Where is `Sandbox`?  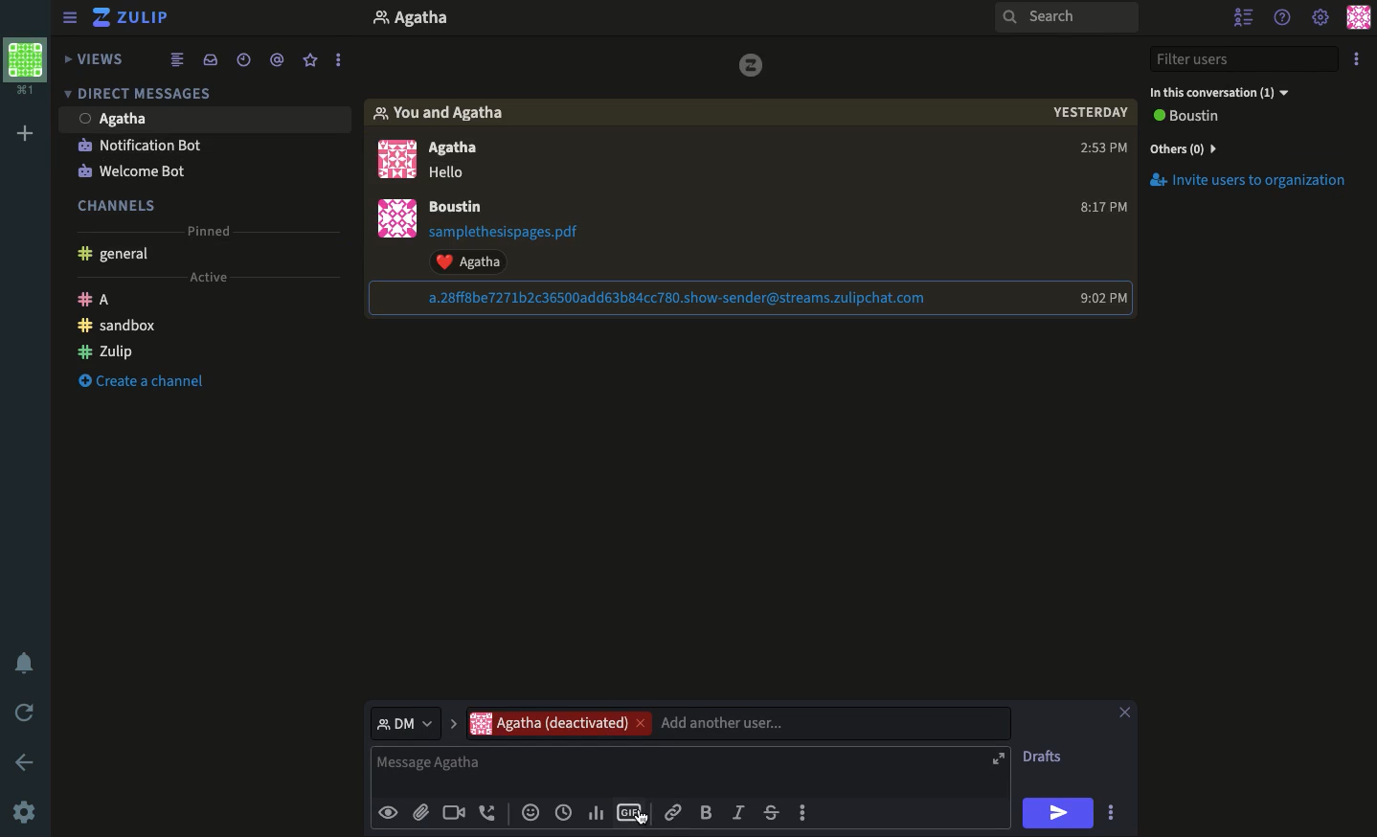
Sandbox is located at coordinates (114, 328).